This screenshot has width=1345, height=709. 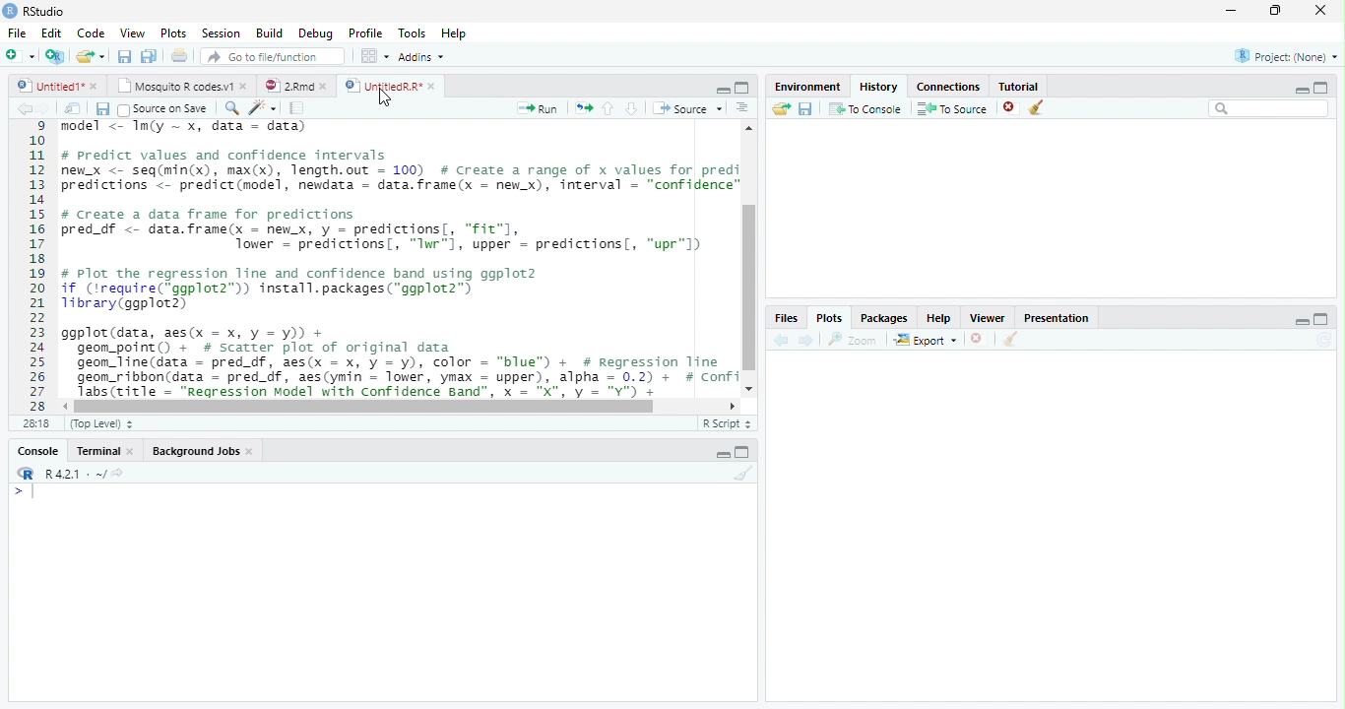 What do you see at coordinates (805, 111) in the screenshot?
I see `Save` at bounding box center [805, 111].